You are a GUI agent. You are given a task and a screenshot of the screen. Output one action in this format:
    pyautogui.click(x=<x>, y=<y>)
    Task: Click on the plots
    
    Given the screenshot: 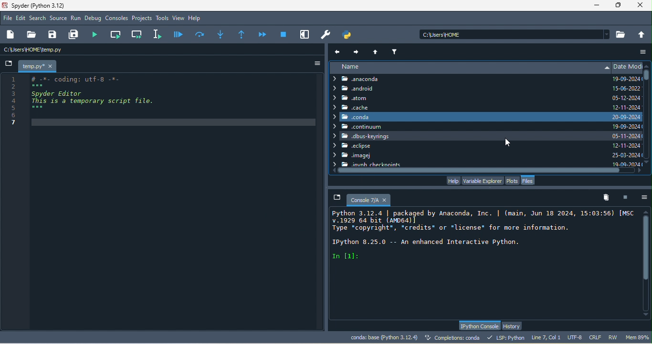 What is the action you would take?
    pyautogui.click(x=513, y=180)
    